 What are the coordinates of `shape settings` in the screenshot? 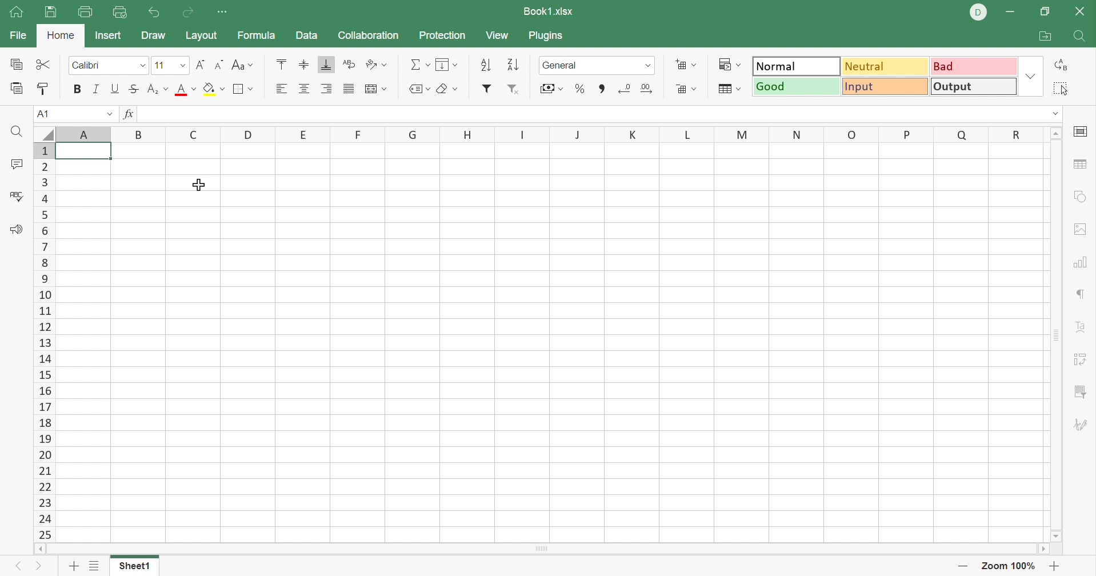 It's located at (1081, 197).